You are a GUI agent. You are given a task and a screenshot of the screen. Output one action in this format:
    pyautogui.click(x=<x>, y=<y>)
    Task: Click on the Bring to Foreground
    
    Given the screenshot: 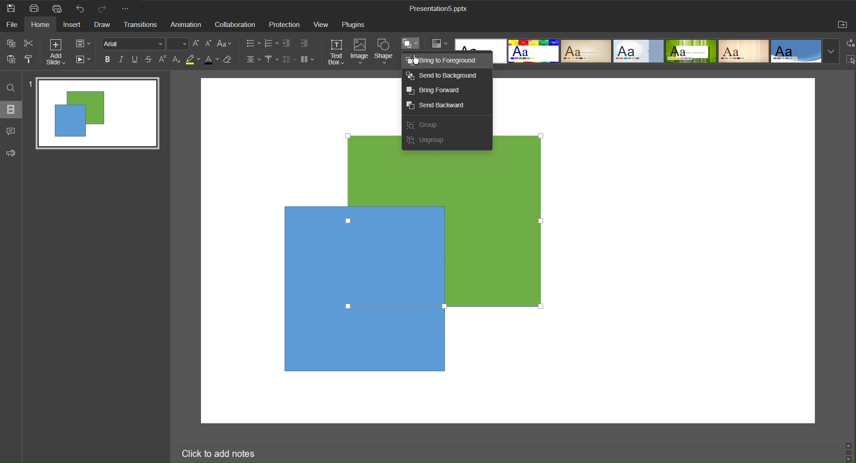 What is the action you would take?
    pyautogui.click(x=446, y=62)
    